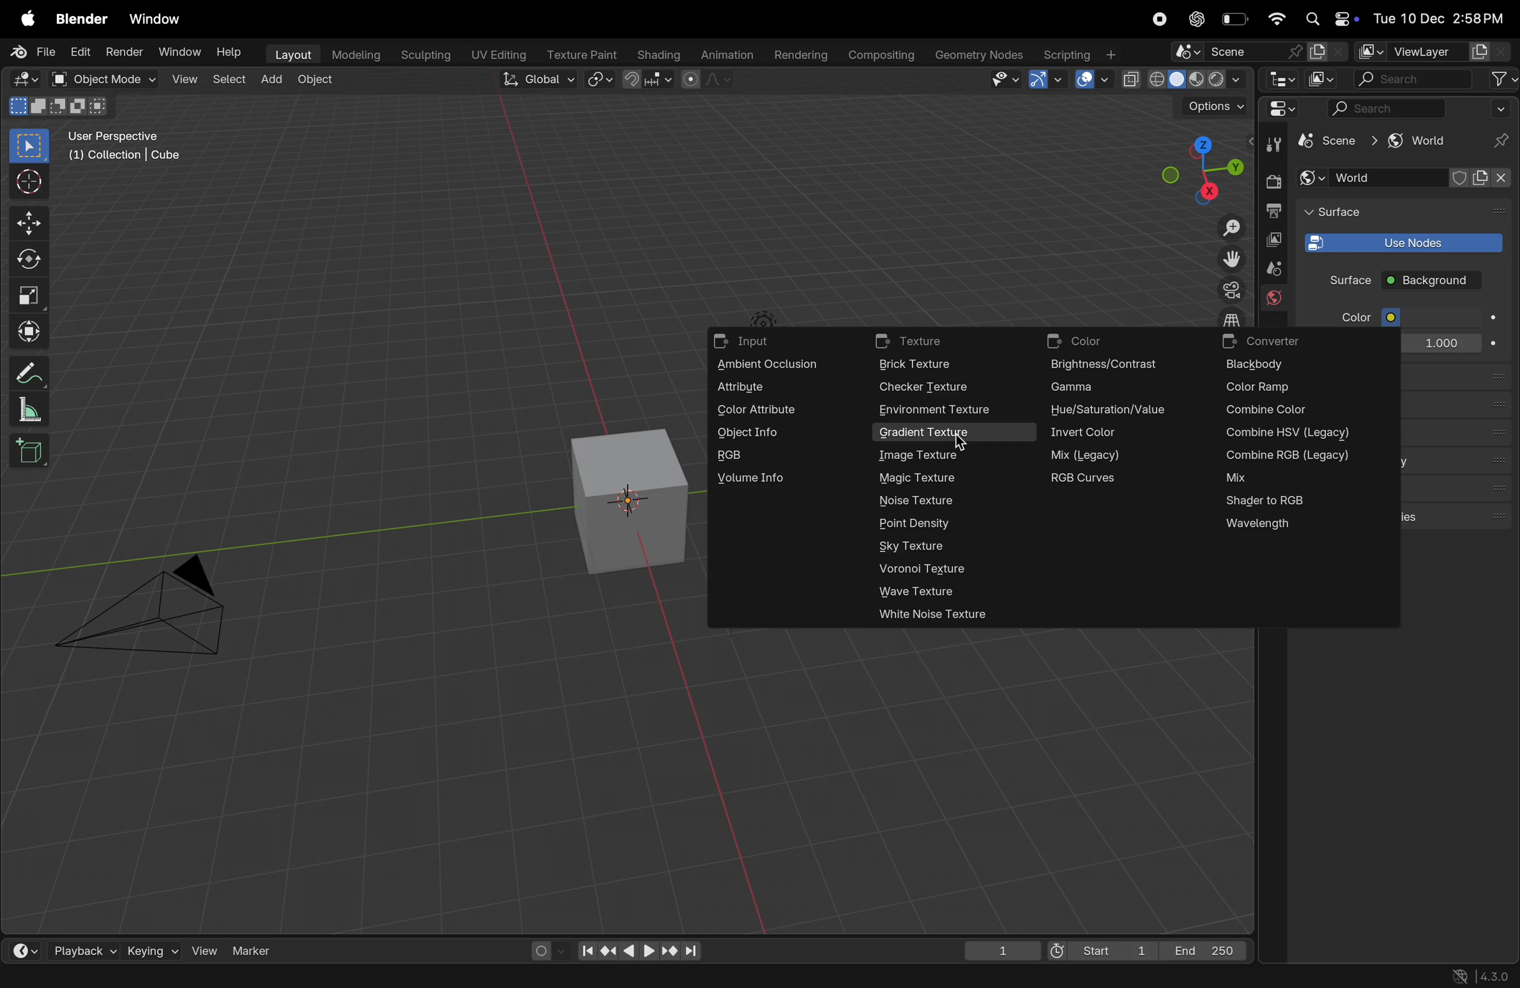 This screenshot has width=1520, height=988. Describe the element at coordinates (1098, 947) in the screenshot. I see `start` at that location.